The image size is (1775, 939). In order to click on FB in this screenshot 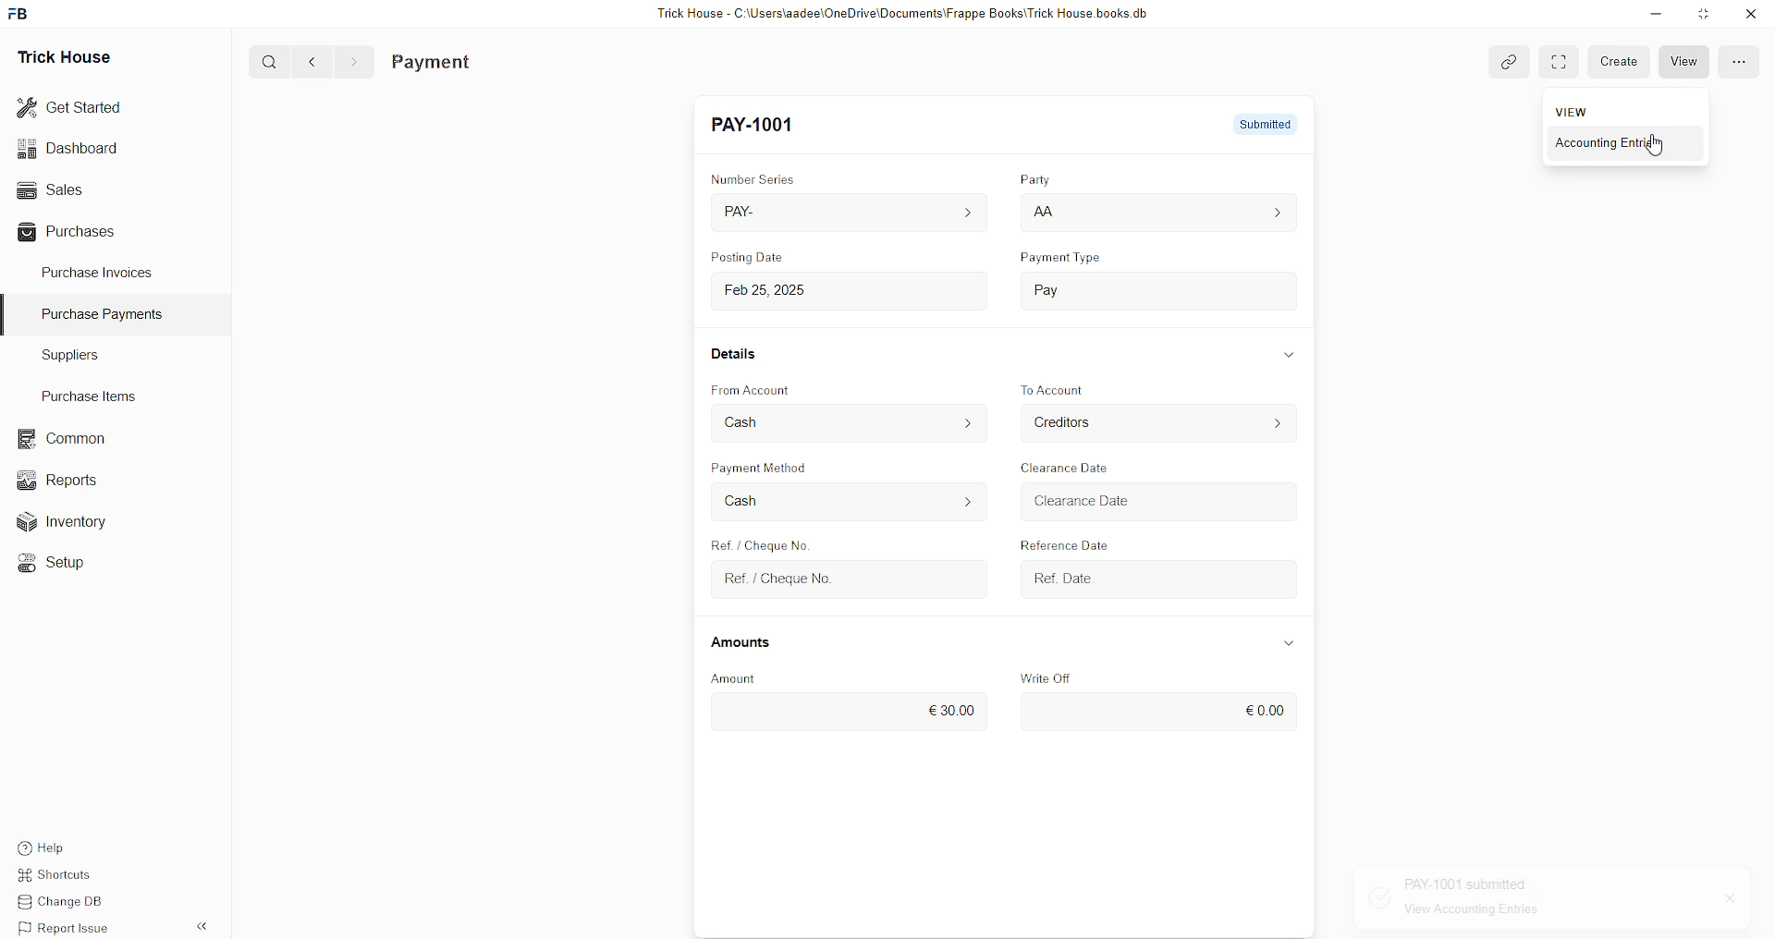, I will do `click(21, 12)`.